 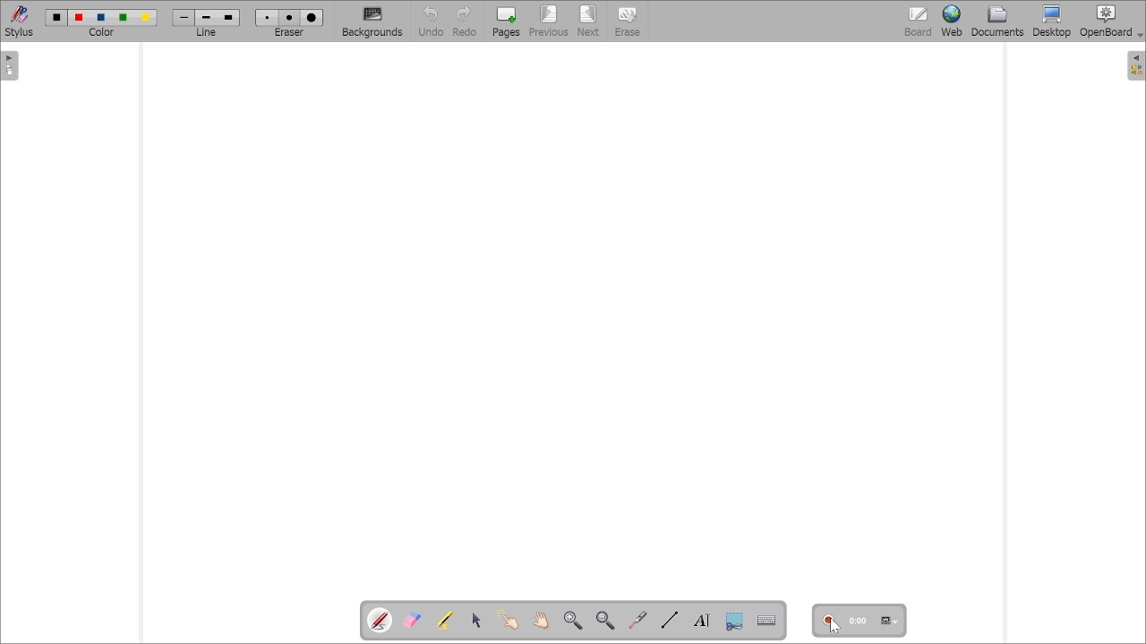 What do you see at coordinates (56, 17) in the screenshot?
I see `Color1` at bounding box center [56, 17].